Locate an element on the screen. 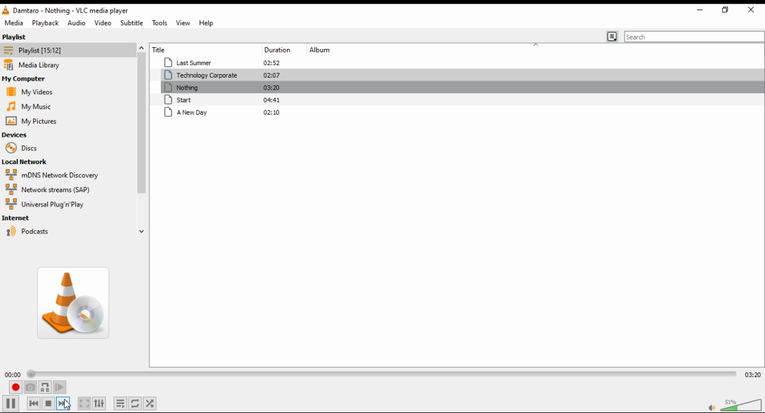 The height and width of the screenshot is (413, 765). toggle video in fullscreen is located at coordinates (84, 403).